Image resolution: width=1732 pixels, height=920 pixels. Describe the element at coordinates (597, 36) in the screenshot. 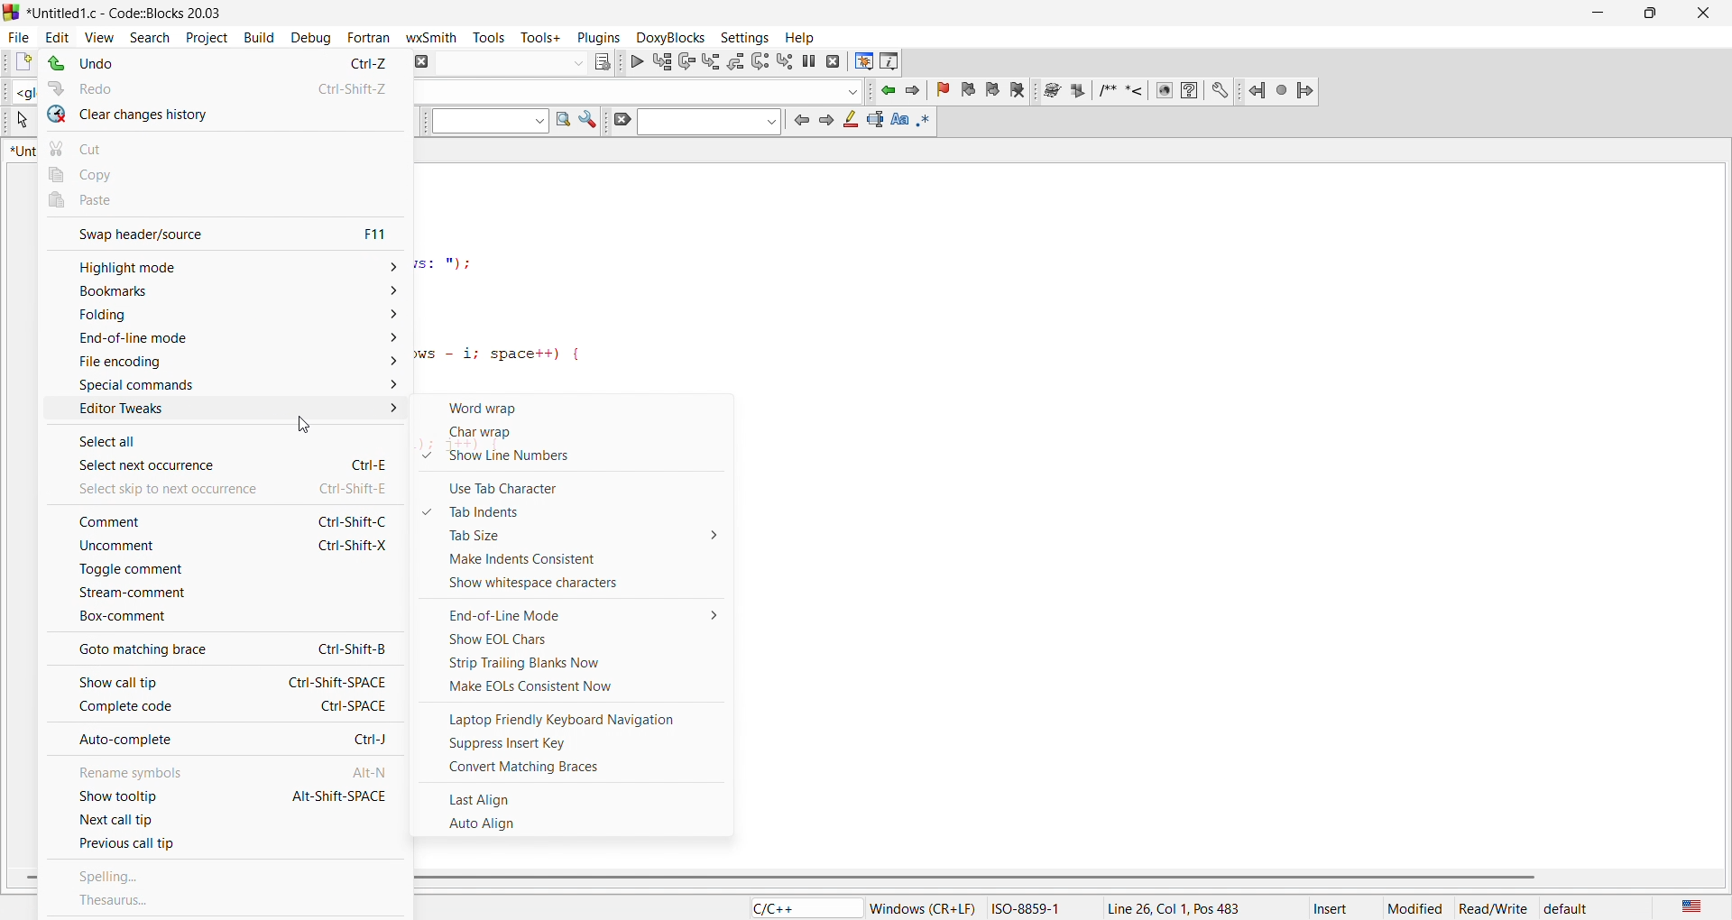

I see `plugins` at that location.